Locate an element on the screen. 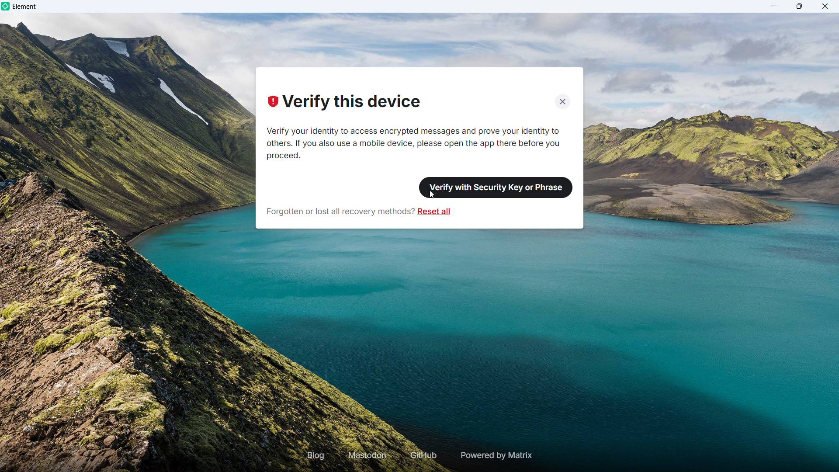 The image size is (839, 472). close  is located at coordinates (825, 6).